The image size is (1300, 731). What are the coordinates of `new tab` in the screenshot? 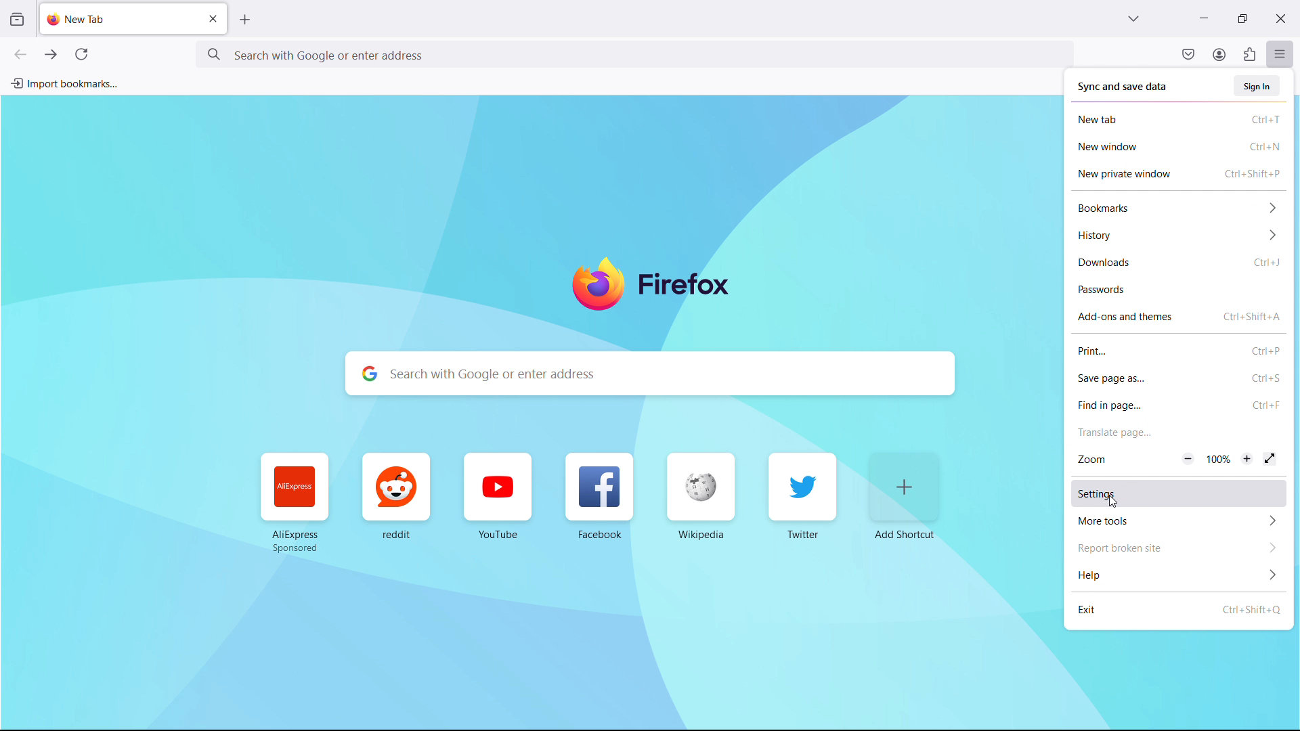 It's located at (78, 19).